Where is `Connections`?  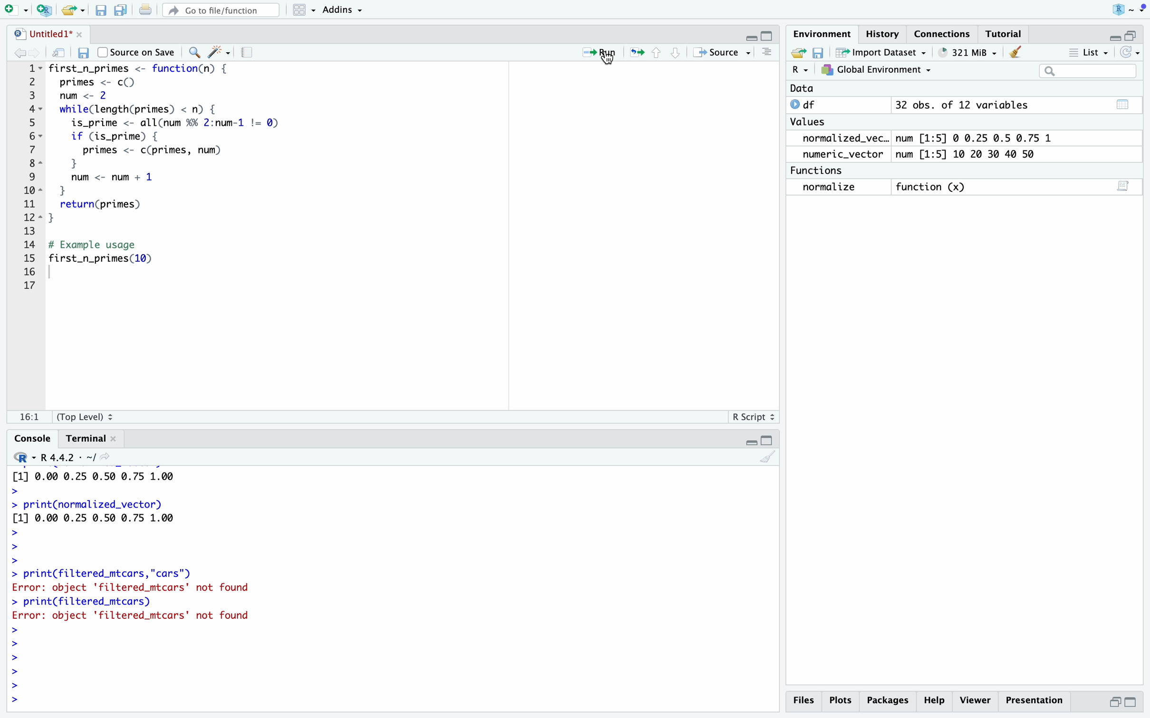 Connections is located at coordinates (946, 33).